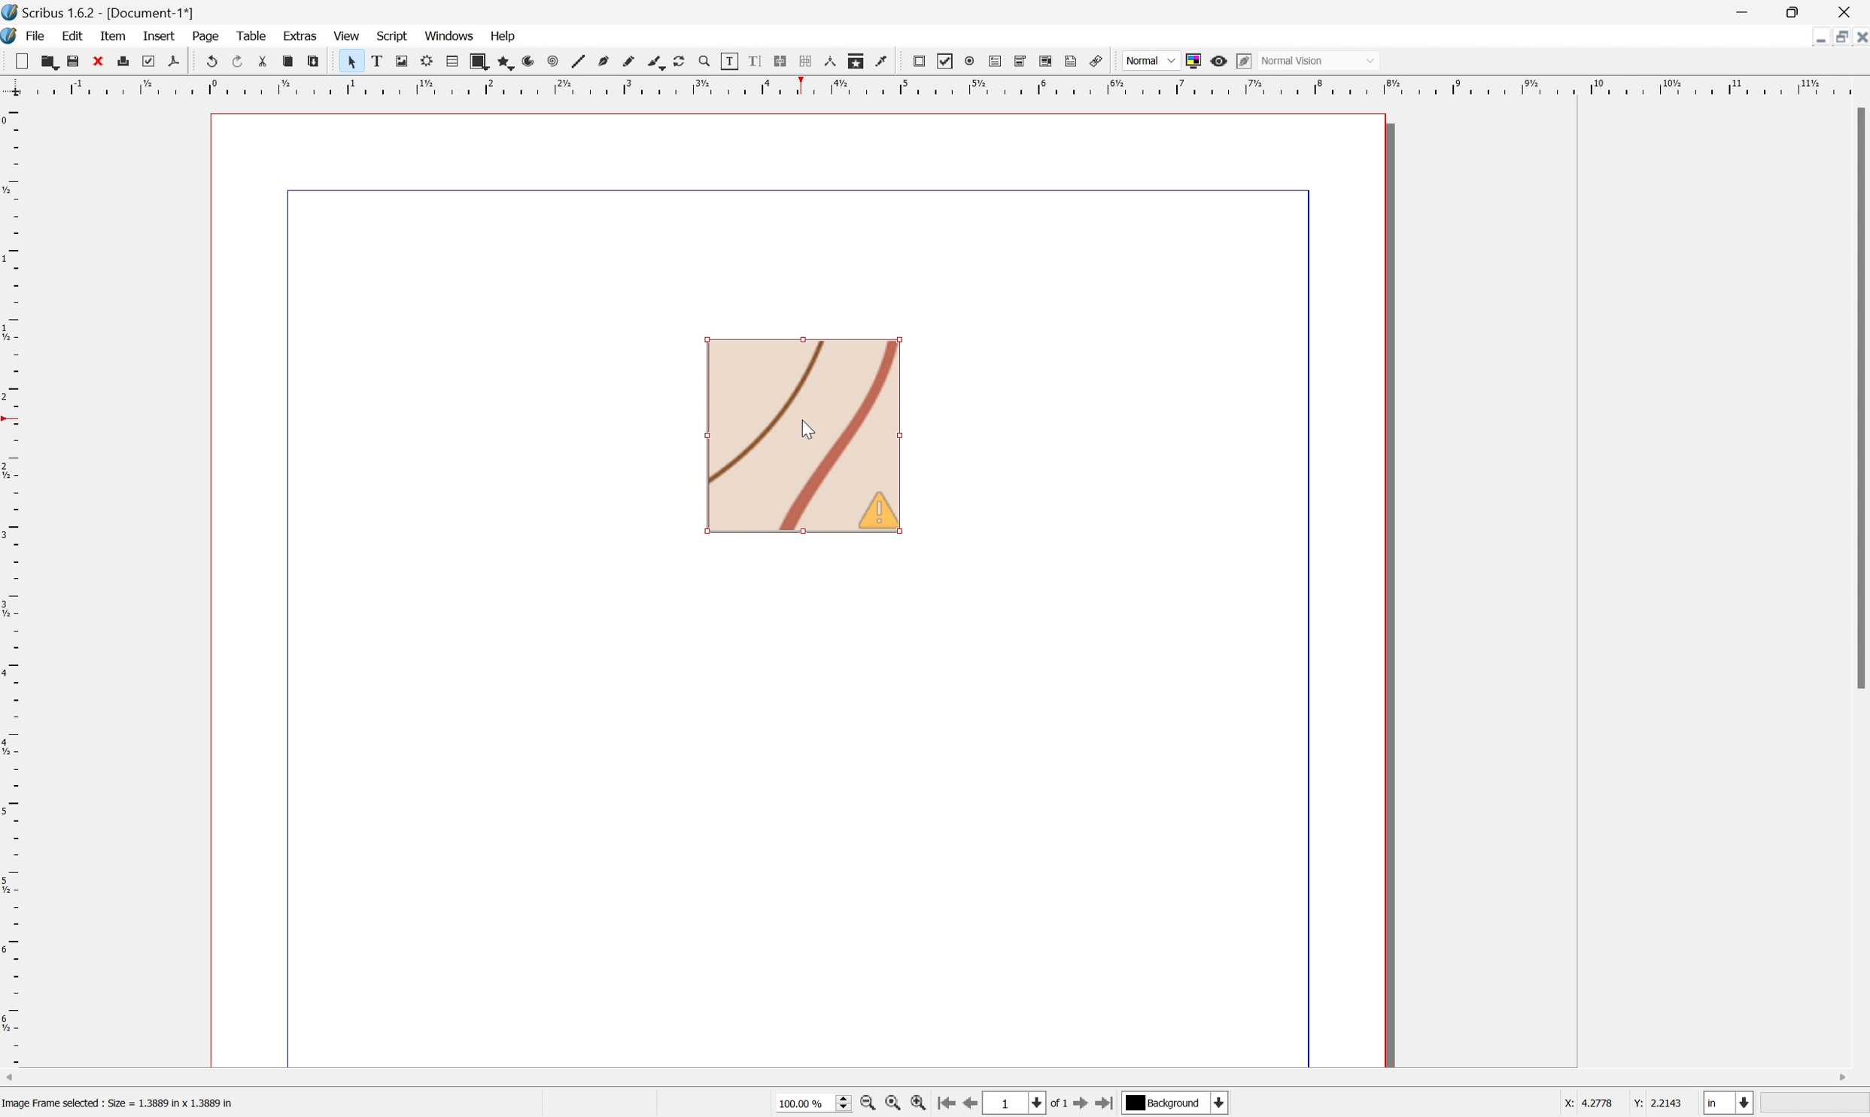 The image size is (1870, 1117). Describe the element at coordinates (932, 88) in the screenshot. I see `Horizontal Margin` at that location.